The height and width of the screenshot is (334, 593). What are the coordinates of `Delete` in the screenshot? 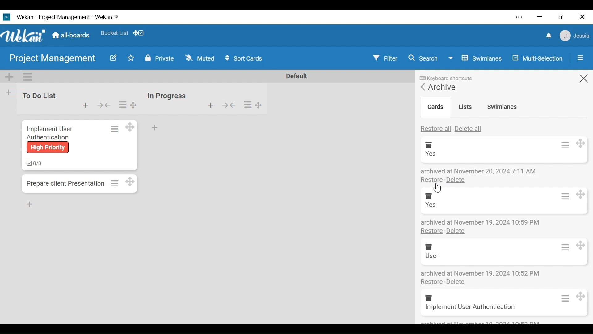 It's located at (455, 282).